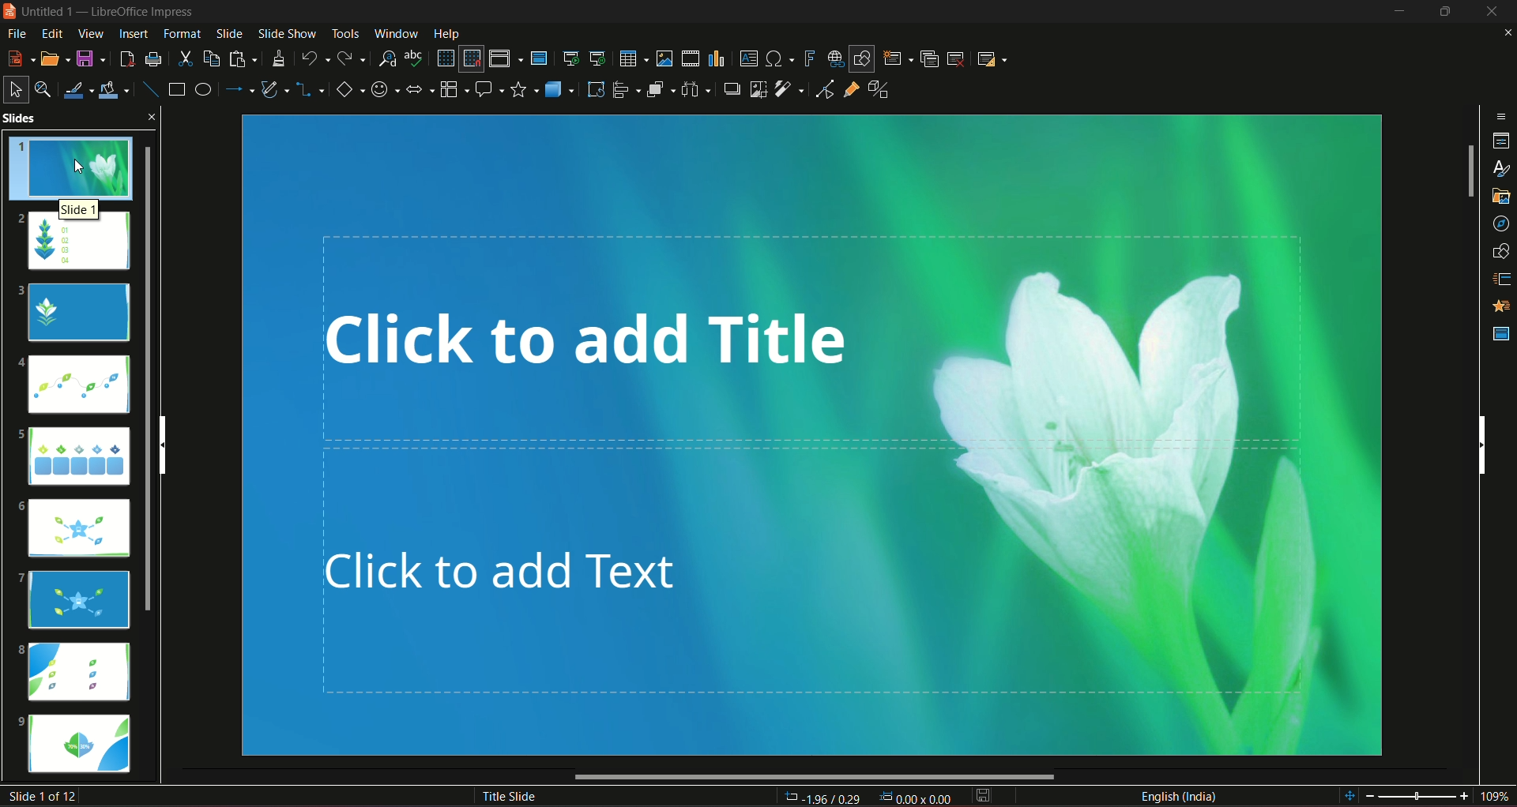  Describe the element at coordinates (757, 88) in the screenshot. I see `crop image` at that location.